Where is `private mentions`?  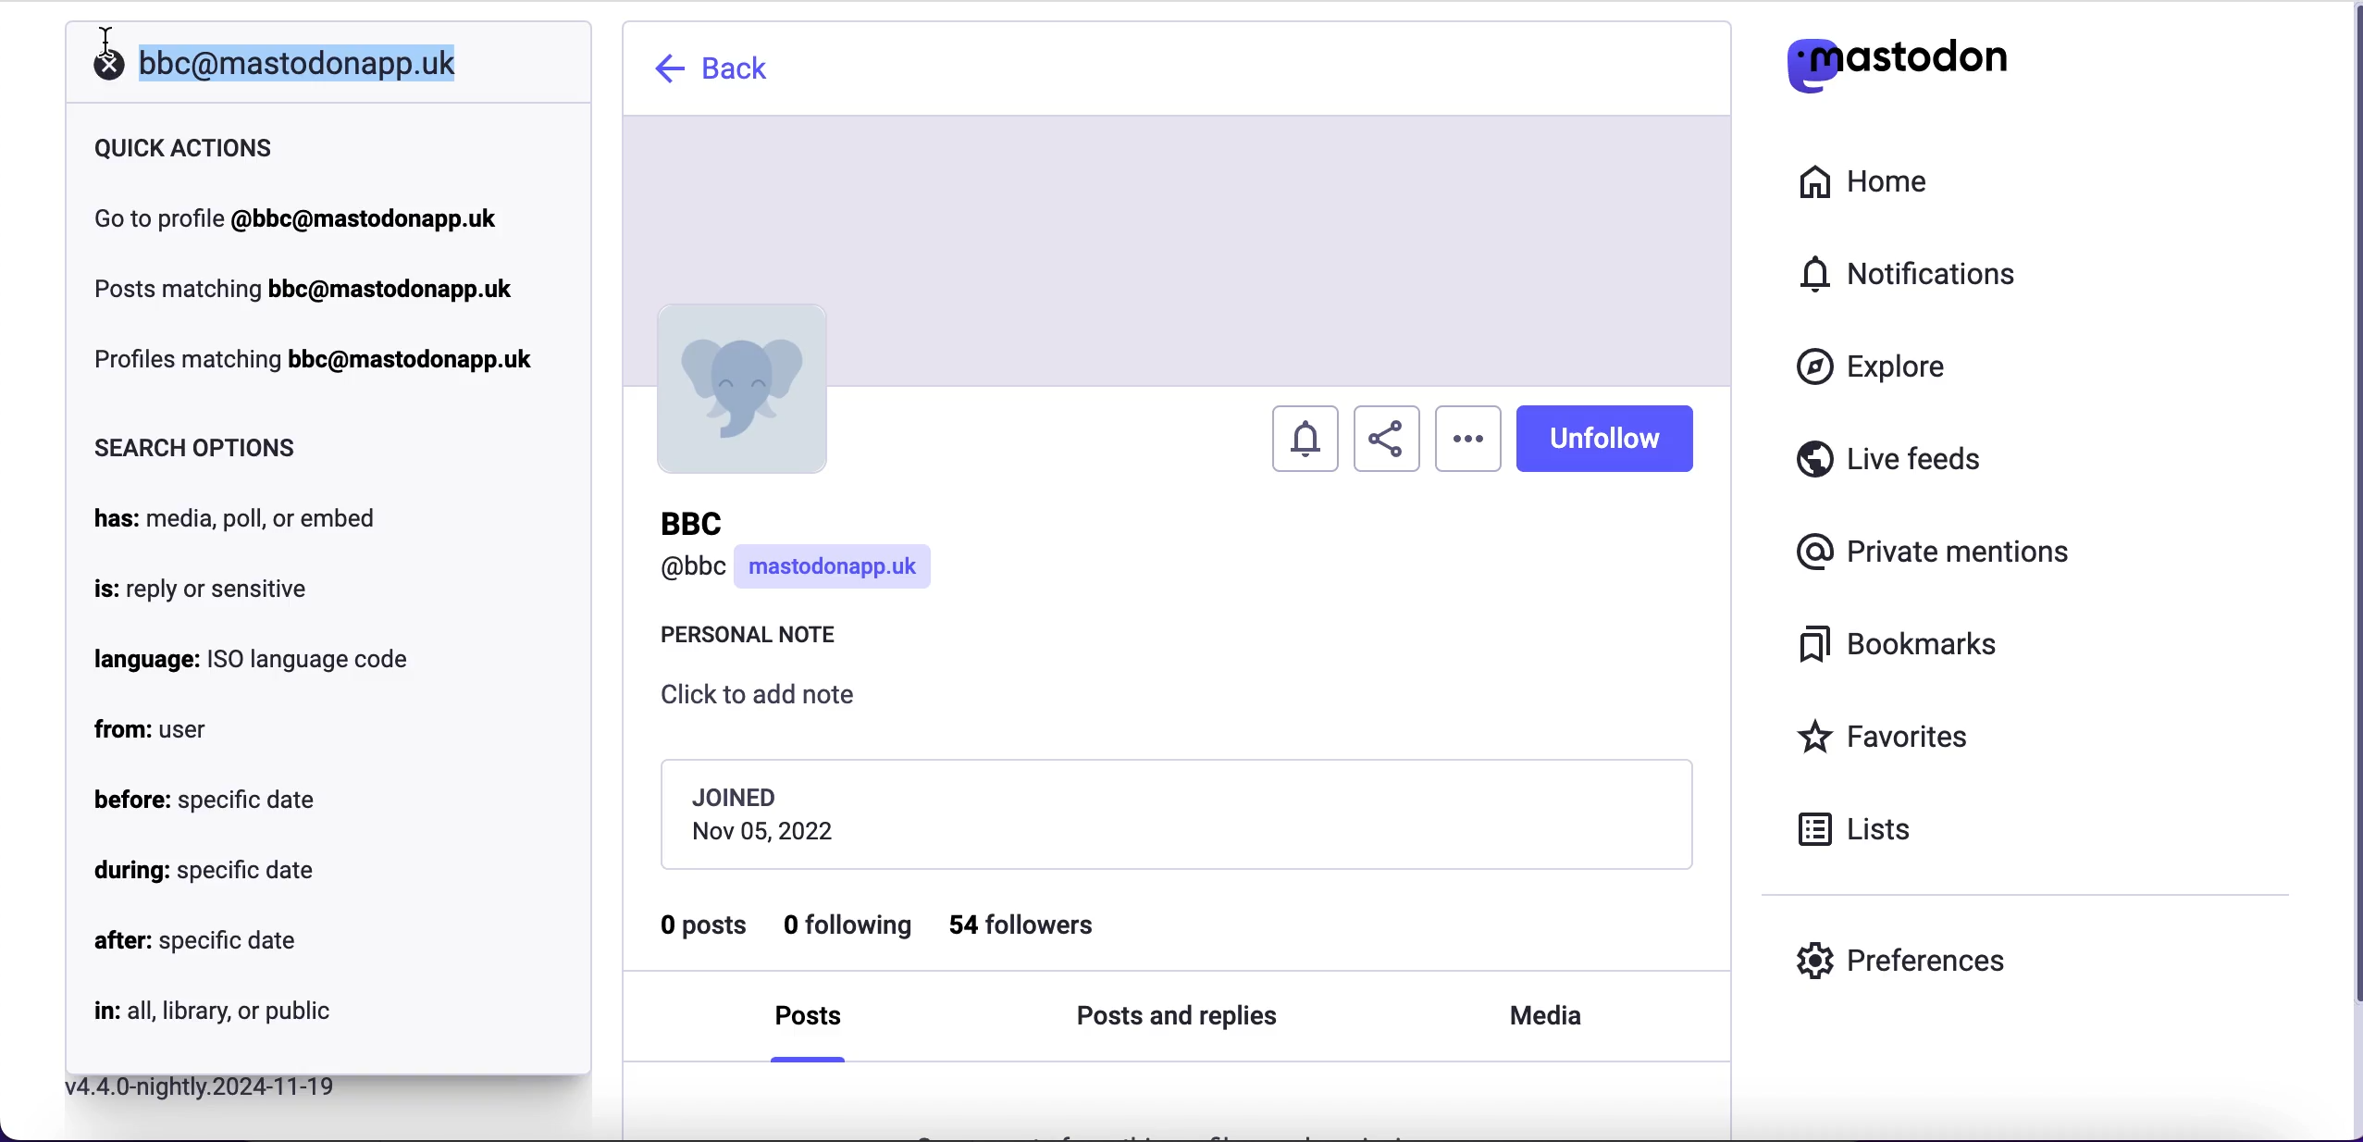 private mentions is located at coordinates (1939, 547).